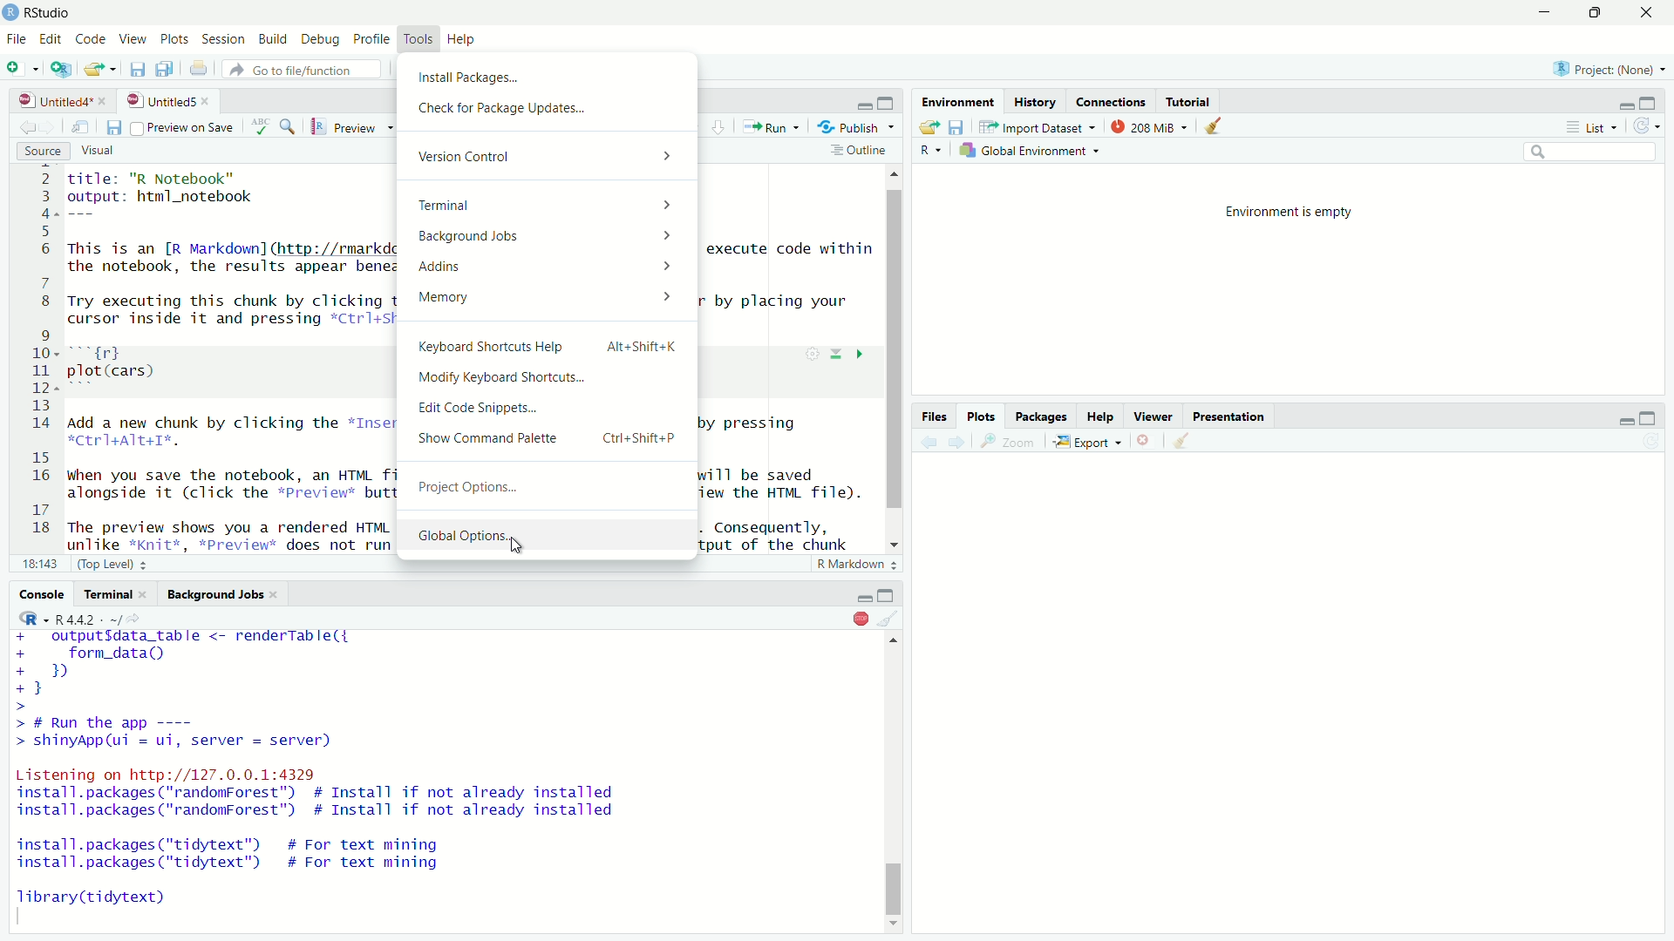 The width and height of the screenshot is (1674, 941). Describe the element at coordinates (809, 355) in the screenshot. I see `settings` at that location.